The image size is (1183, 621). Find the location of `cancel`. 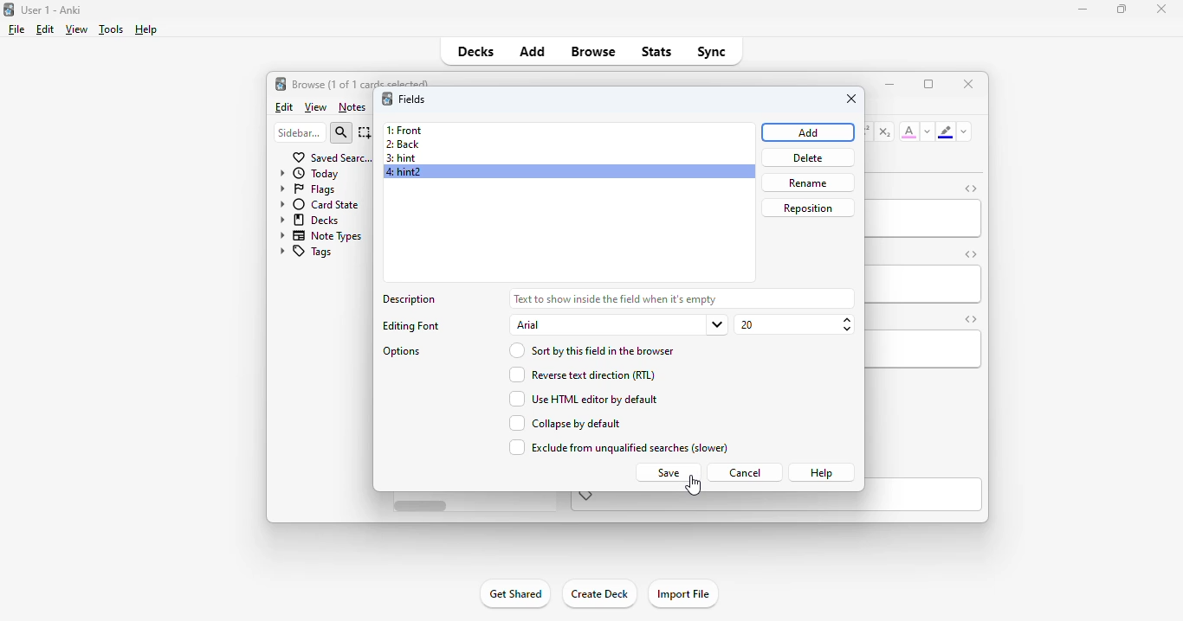

cancel is located at coordinates (744, 473).